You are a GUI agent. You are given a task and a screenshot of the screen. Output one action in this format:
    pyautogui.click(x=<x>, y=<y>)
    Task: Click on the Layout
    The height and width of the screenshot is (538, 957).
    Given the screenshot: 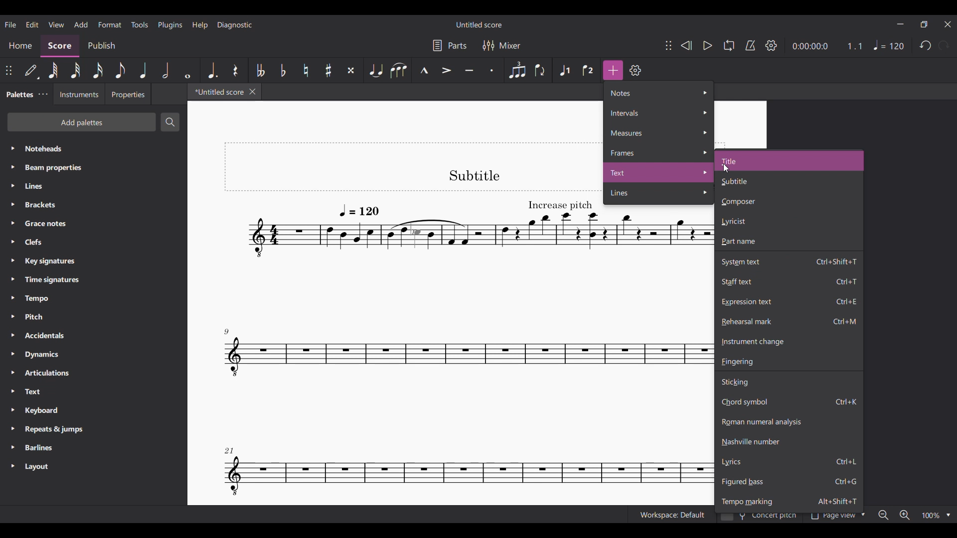 What is the action you would take?
    pyautogui.click(x=93, y=467)
    